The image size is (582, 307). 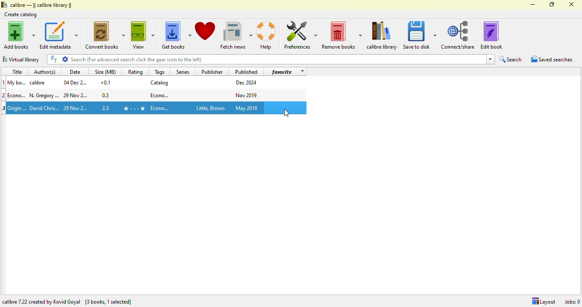 I want to click on author(s), so click(x=46, y=71).